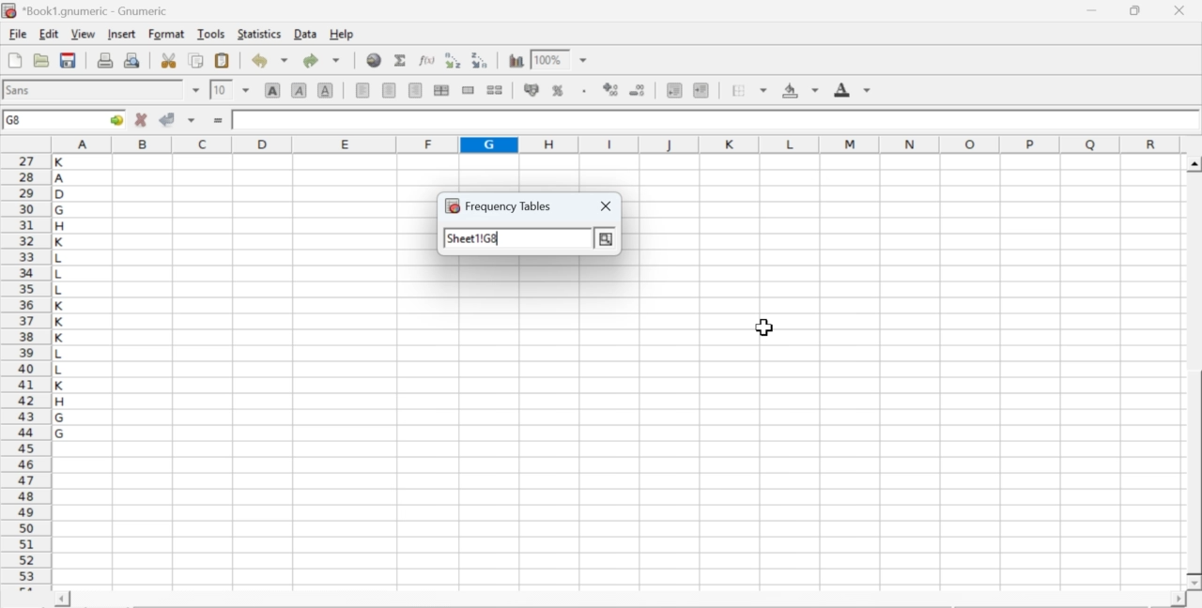 The image size is (1202, 608). What do you see at coordinates (14, 60) in the screenshot?
I see `new` at bounding box center [14, 60].